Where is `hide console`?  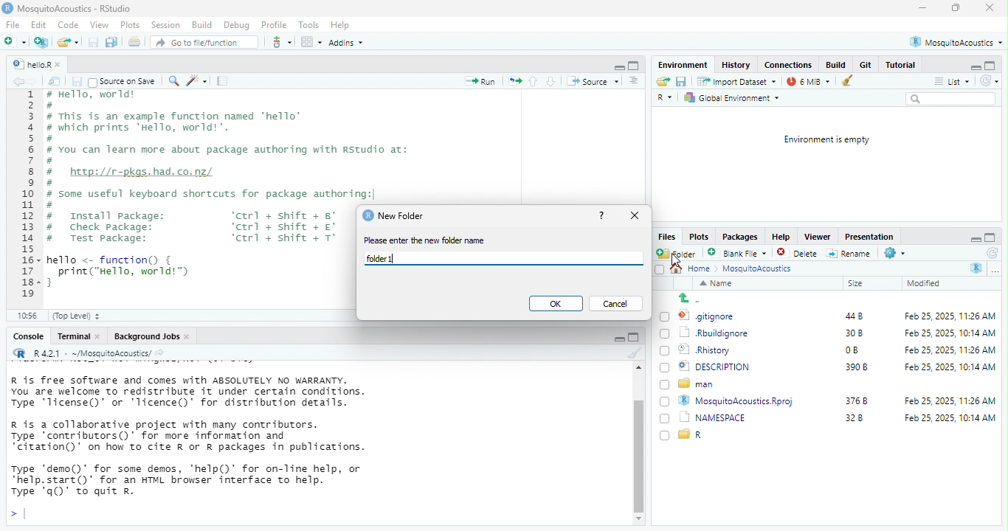 hide console is located at coordinates (992, 236).